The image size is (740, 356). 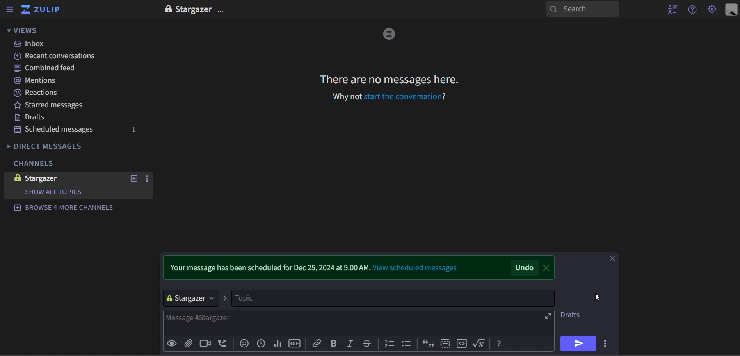 I want to click on icon, so click(x=462, y=344).